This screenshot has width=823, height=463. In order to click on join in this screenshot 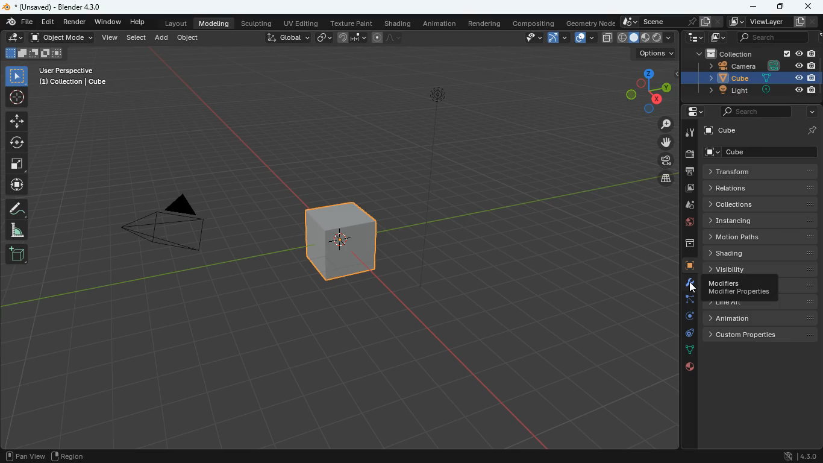, I will do `click(349, 37)`.